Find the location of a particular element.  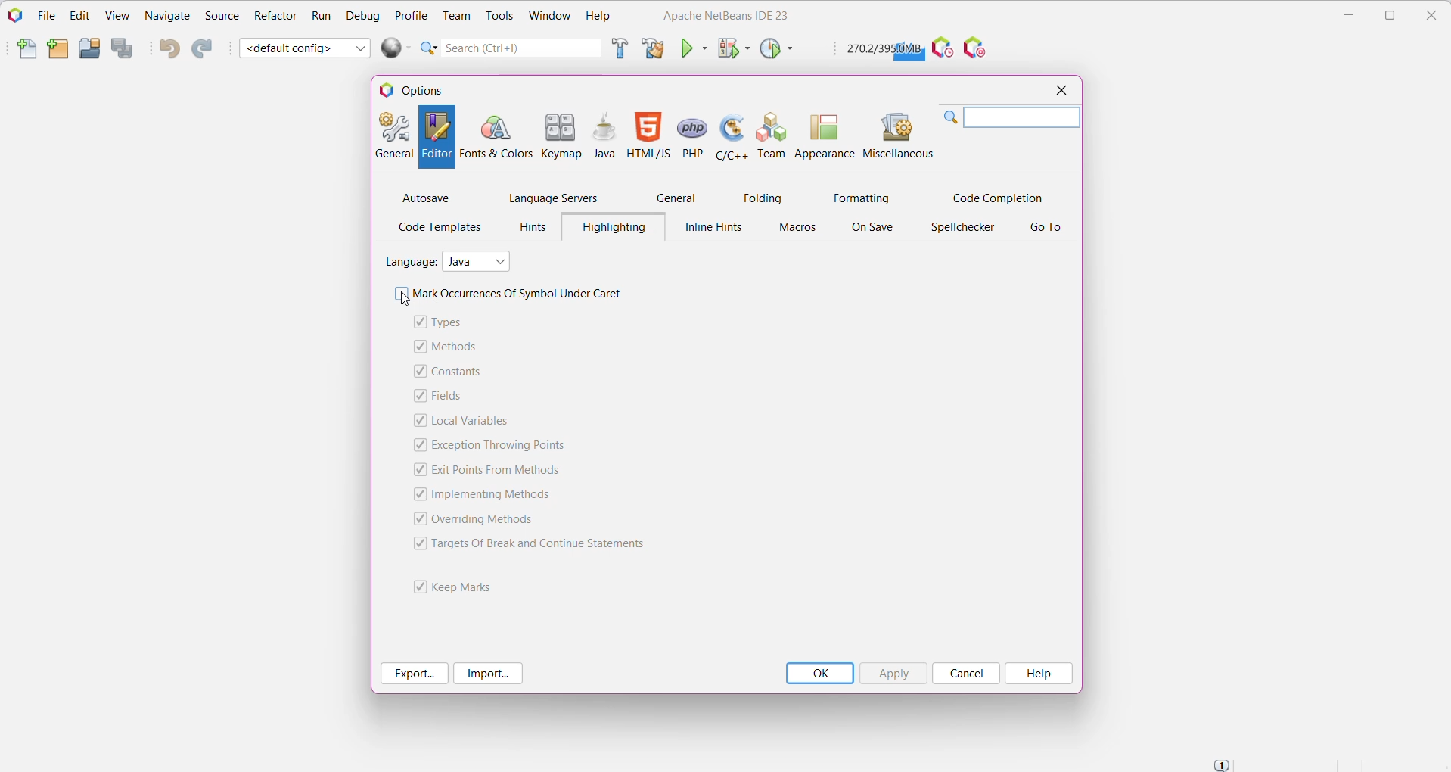

Exit Points From Methods - click to enable is located at coordinates (496, 470).